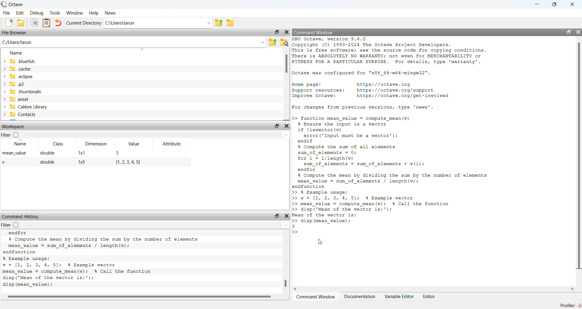 The image size is (582, 309). What do you see at coordinates (572, 4) in the screenshot?
I see `close` at bounding box center [572, 4].